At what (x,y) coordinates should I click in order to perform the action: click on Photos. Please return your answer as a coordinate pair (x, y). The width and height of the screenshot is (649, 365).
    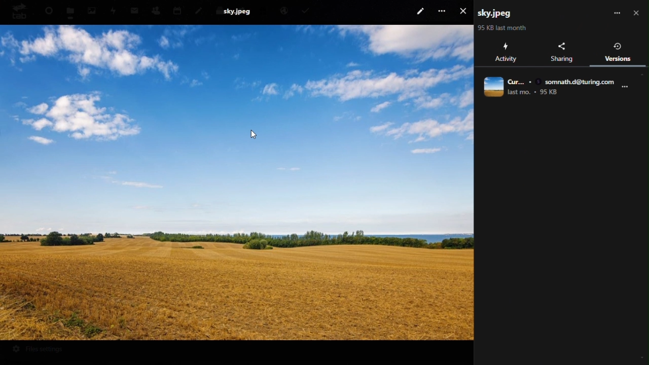
    Looking at the image, I should click on (92, 10).